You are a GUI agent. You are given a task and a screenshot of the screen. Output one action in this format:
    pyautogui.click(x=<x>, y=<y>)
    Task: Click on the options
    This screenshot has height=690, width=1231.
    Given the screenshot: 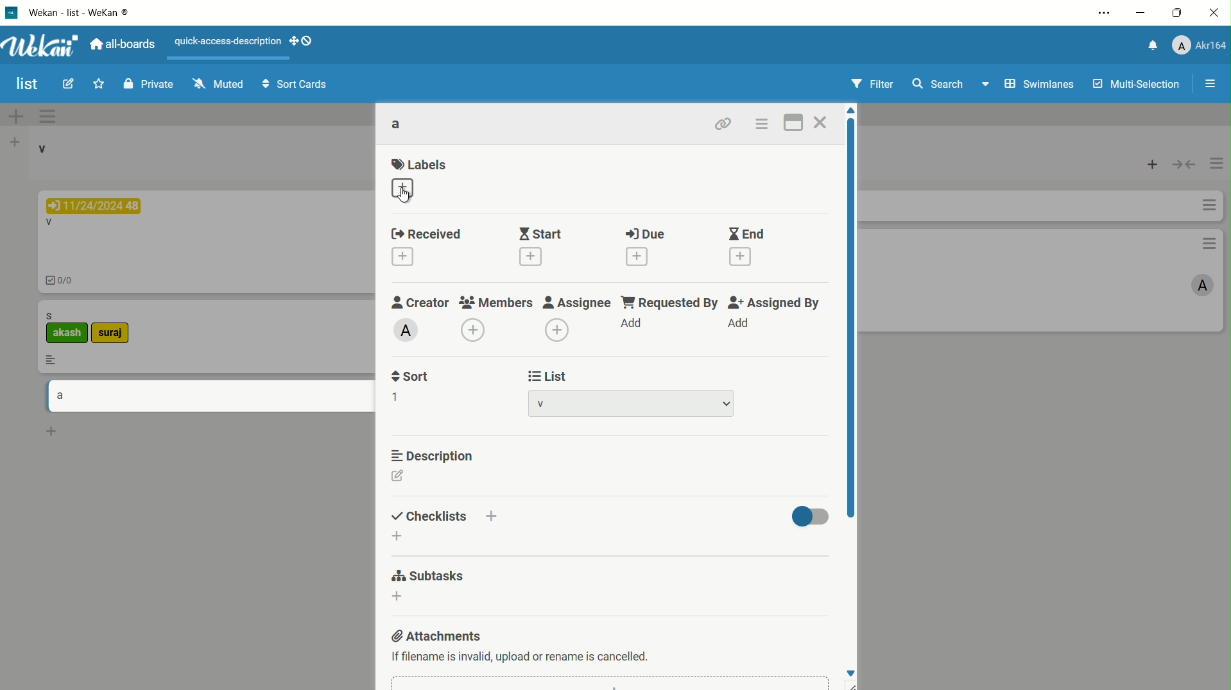 What is the action you would take?
    pyautogui.click(x=1206, y=244)
    